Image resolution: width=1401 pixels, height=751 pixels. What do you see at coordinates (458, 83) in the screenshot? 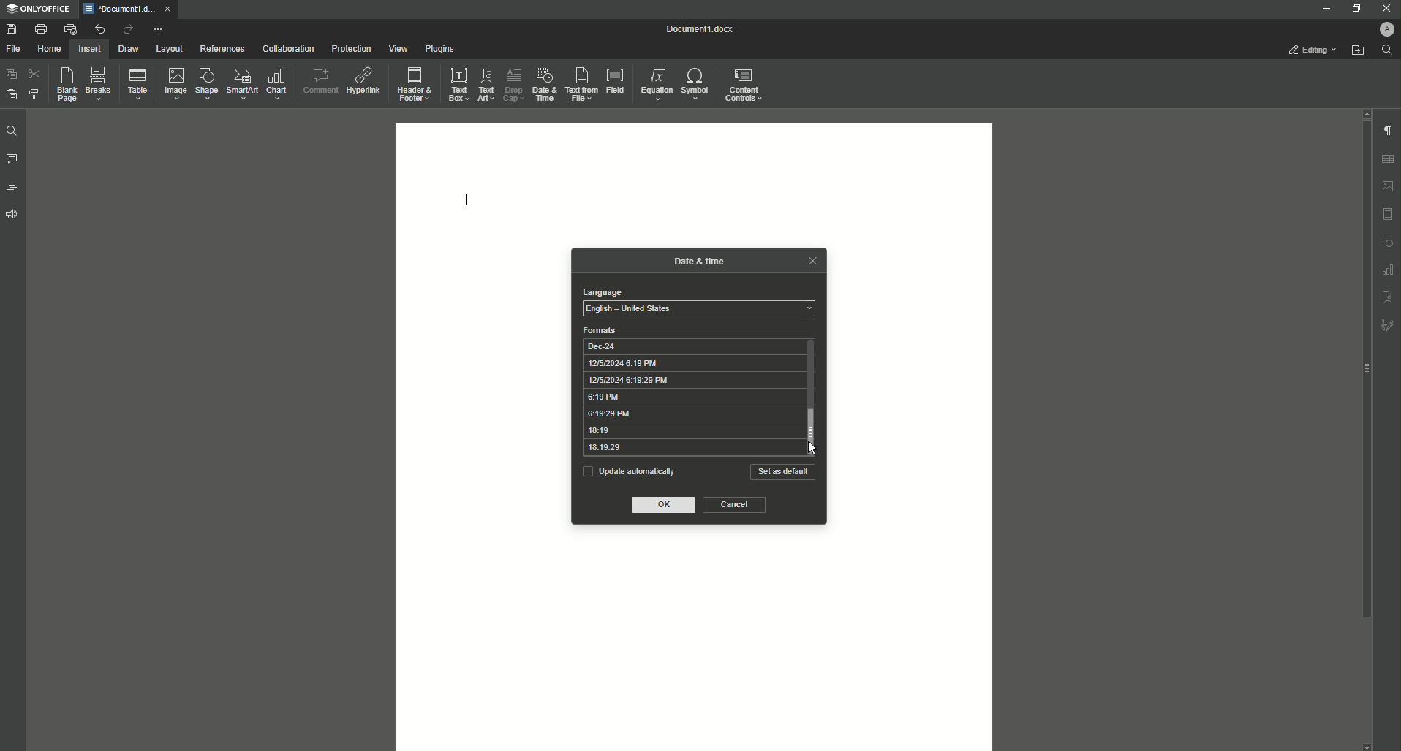
I see `Text Box` at bounding box center [458, 83].